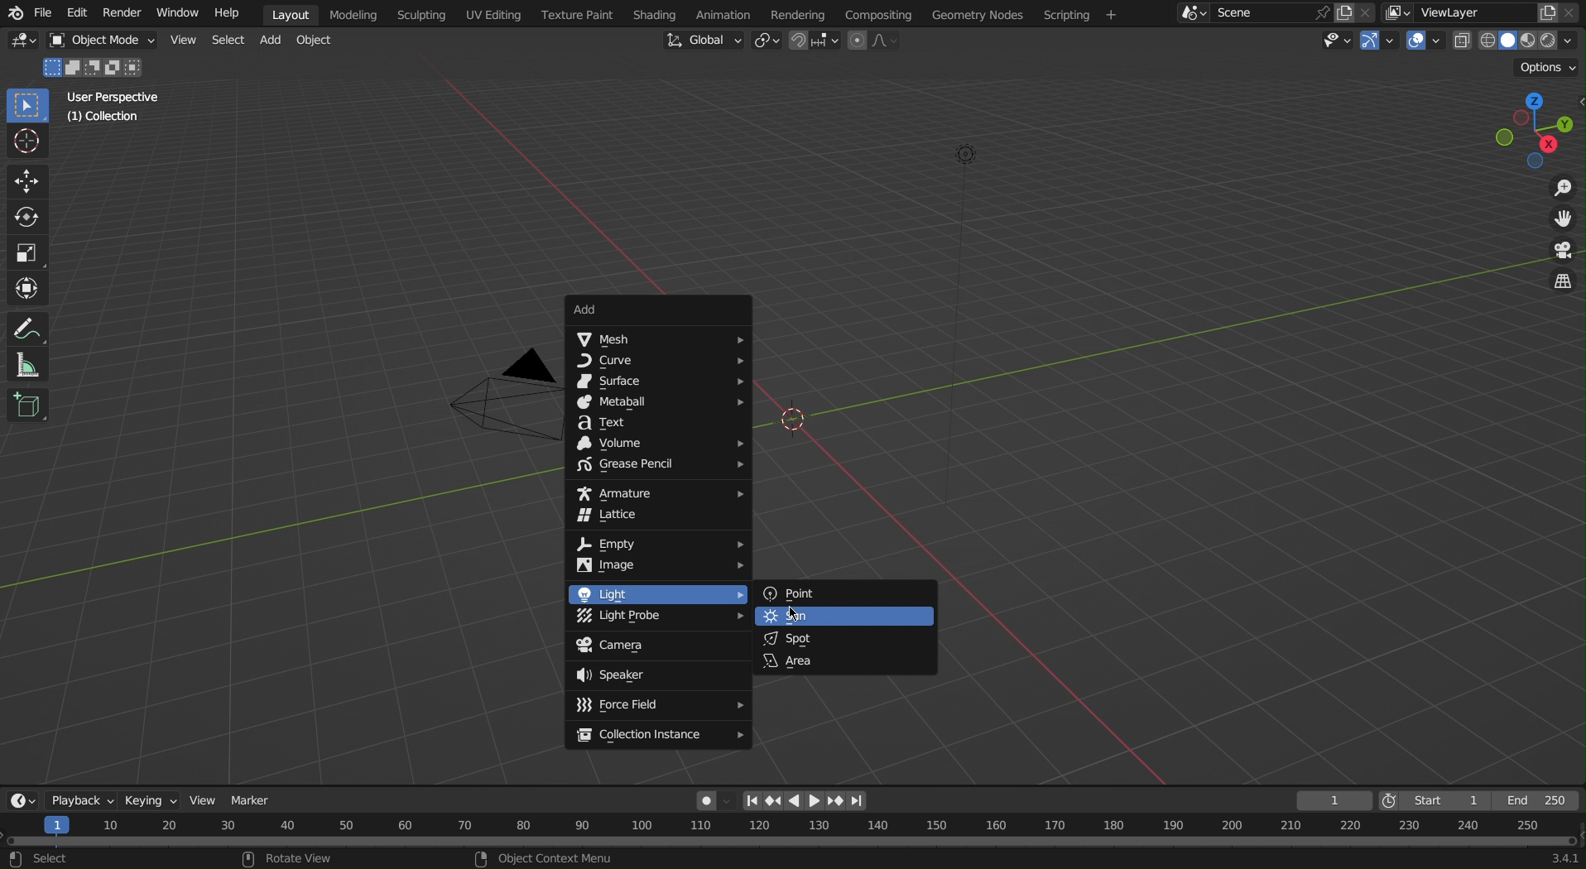 The width and height of the screenshot is (1586, 869). What do you see at coordinates (796, 12) in the screenshot?
I see `Rendering` at bounding box center [796, 12].